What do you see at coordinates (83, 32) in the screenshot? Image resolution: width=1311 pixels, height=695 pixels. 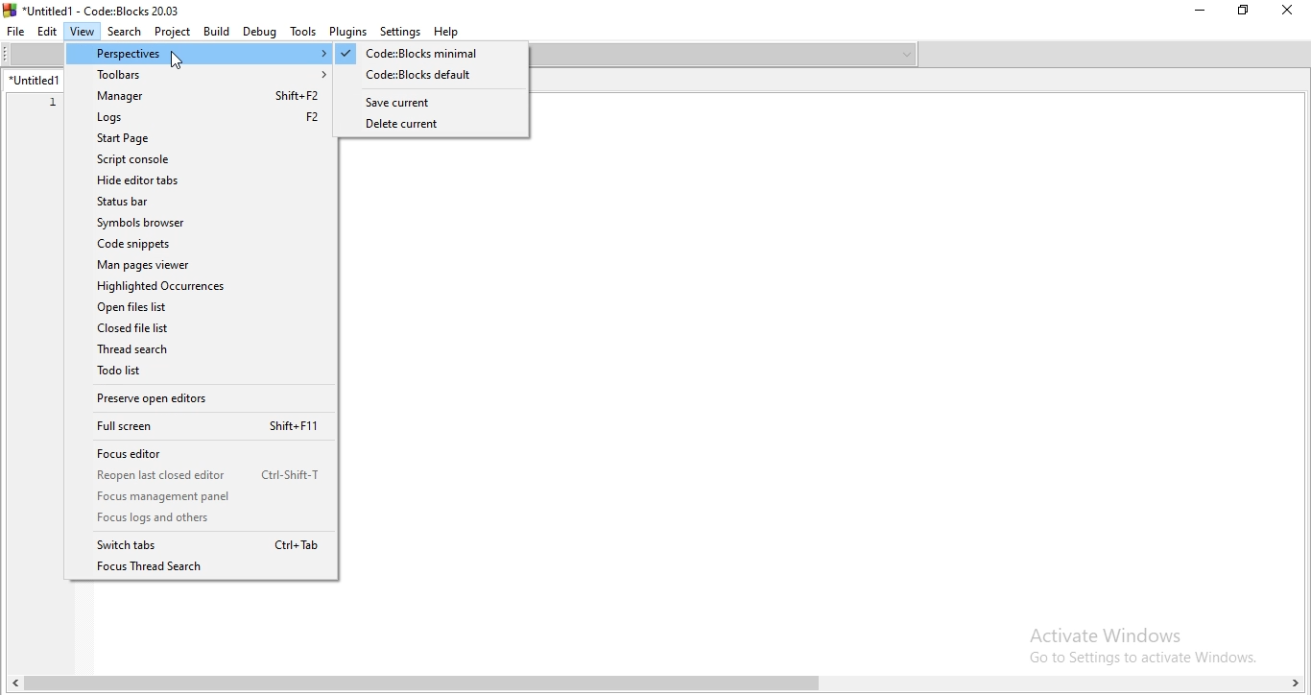 I see `View ` at bounding box center [83, 32].